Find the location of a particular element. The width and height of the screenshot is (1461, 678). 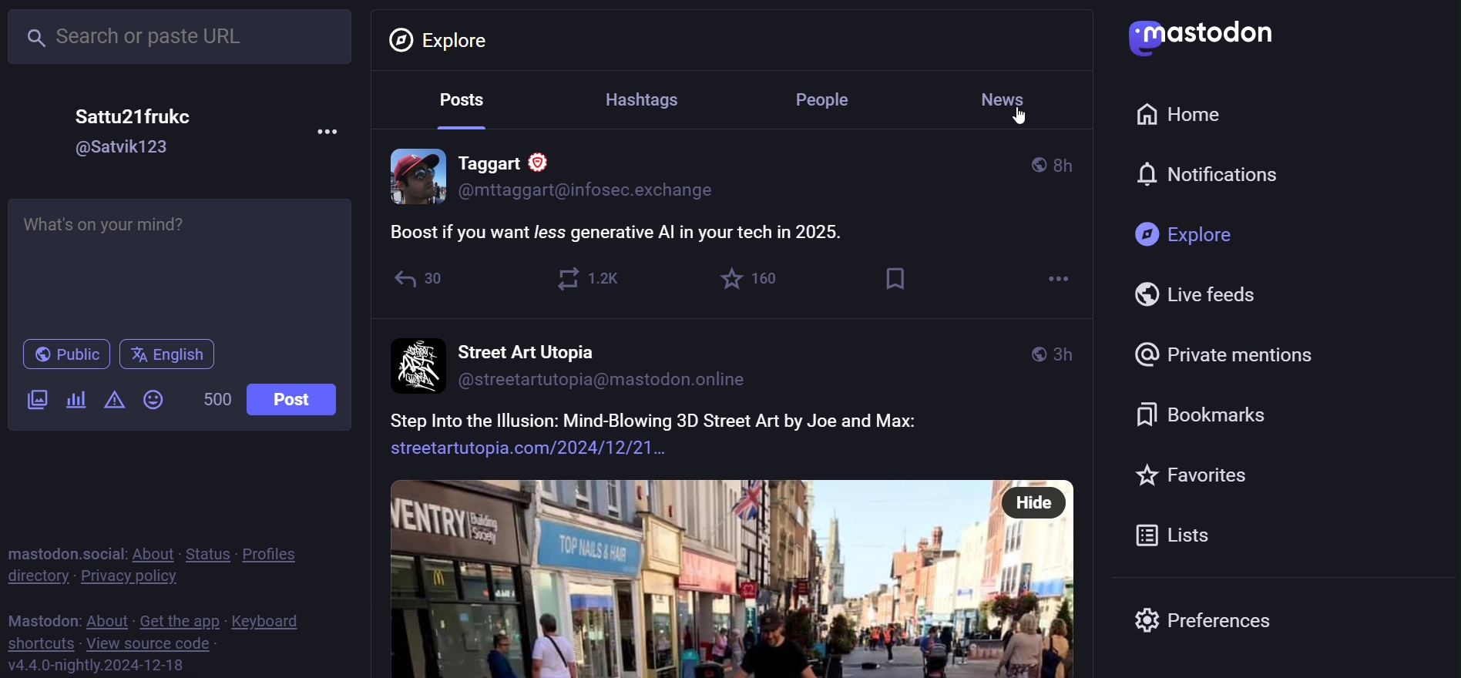

shortcut is located at coordinates (42, 644).